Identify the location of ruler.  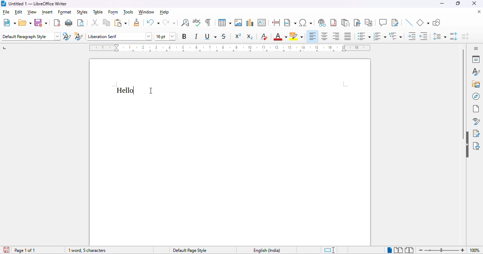
(230, 48).